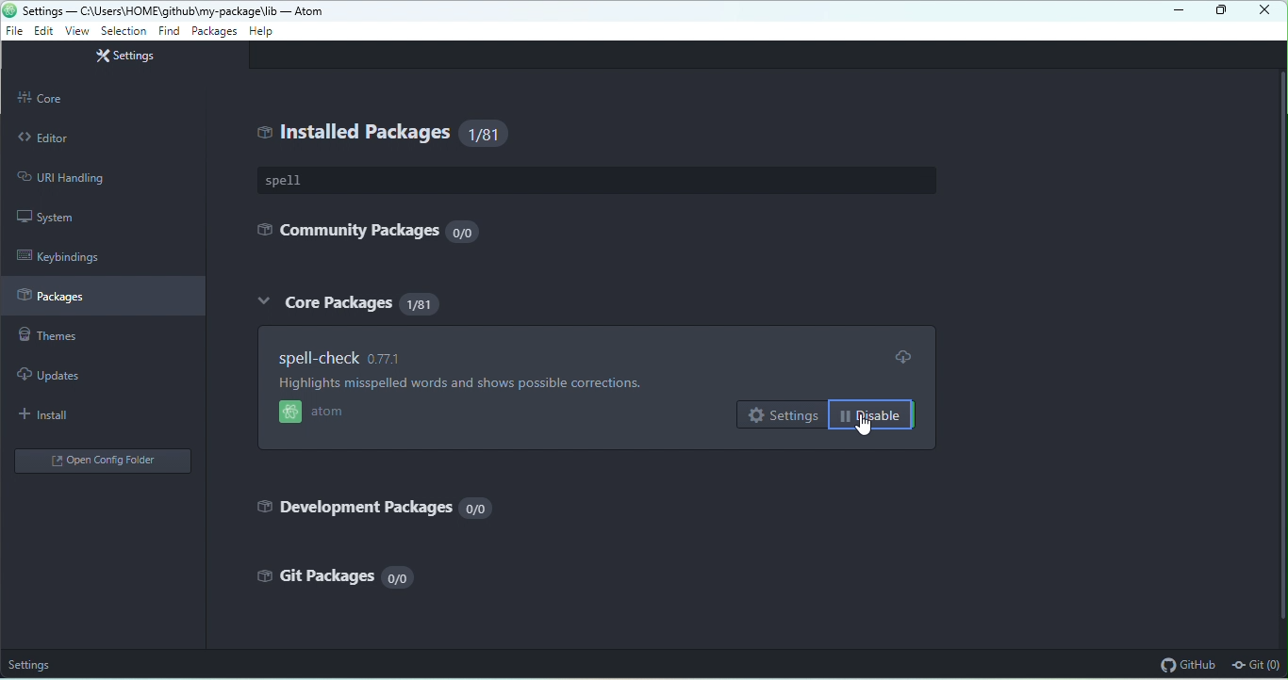 The image size is (1288, 680). Describe the element at coordinates (405, 577) in the screenshot. I see `0/0` at that location.